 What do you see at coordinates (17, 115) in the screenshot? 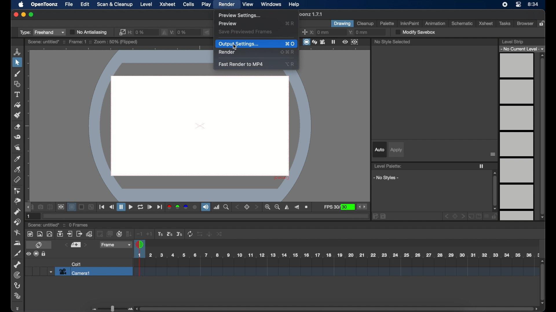
I see `paint brush tool` at bounding box center [17, 115].